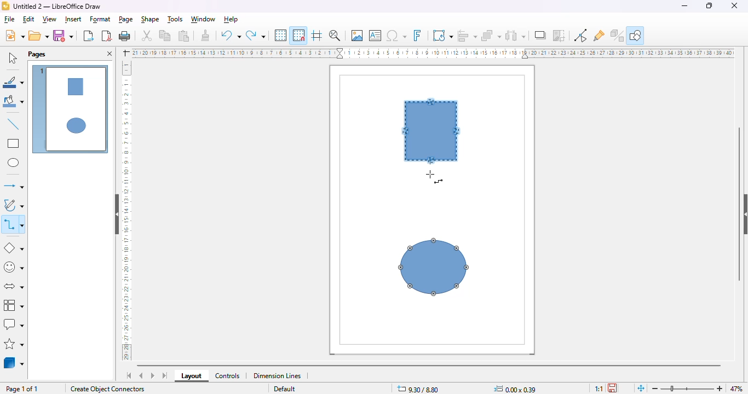  Describe the element at coordinates (14, 305) in the screenshot. I see `flowchart` at that location.